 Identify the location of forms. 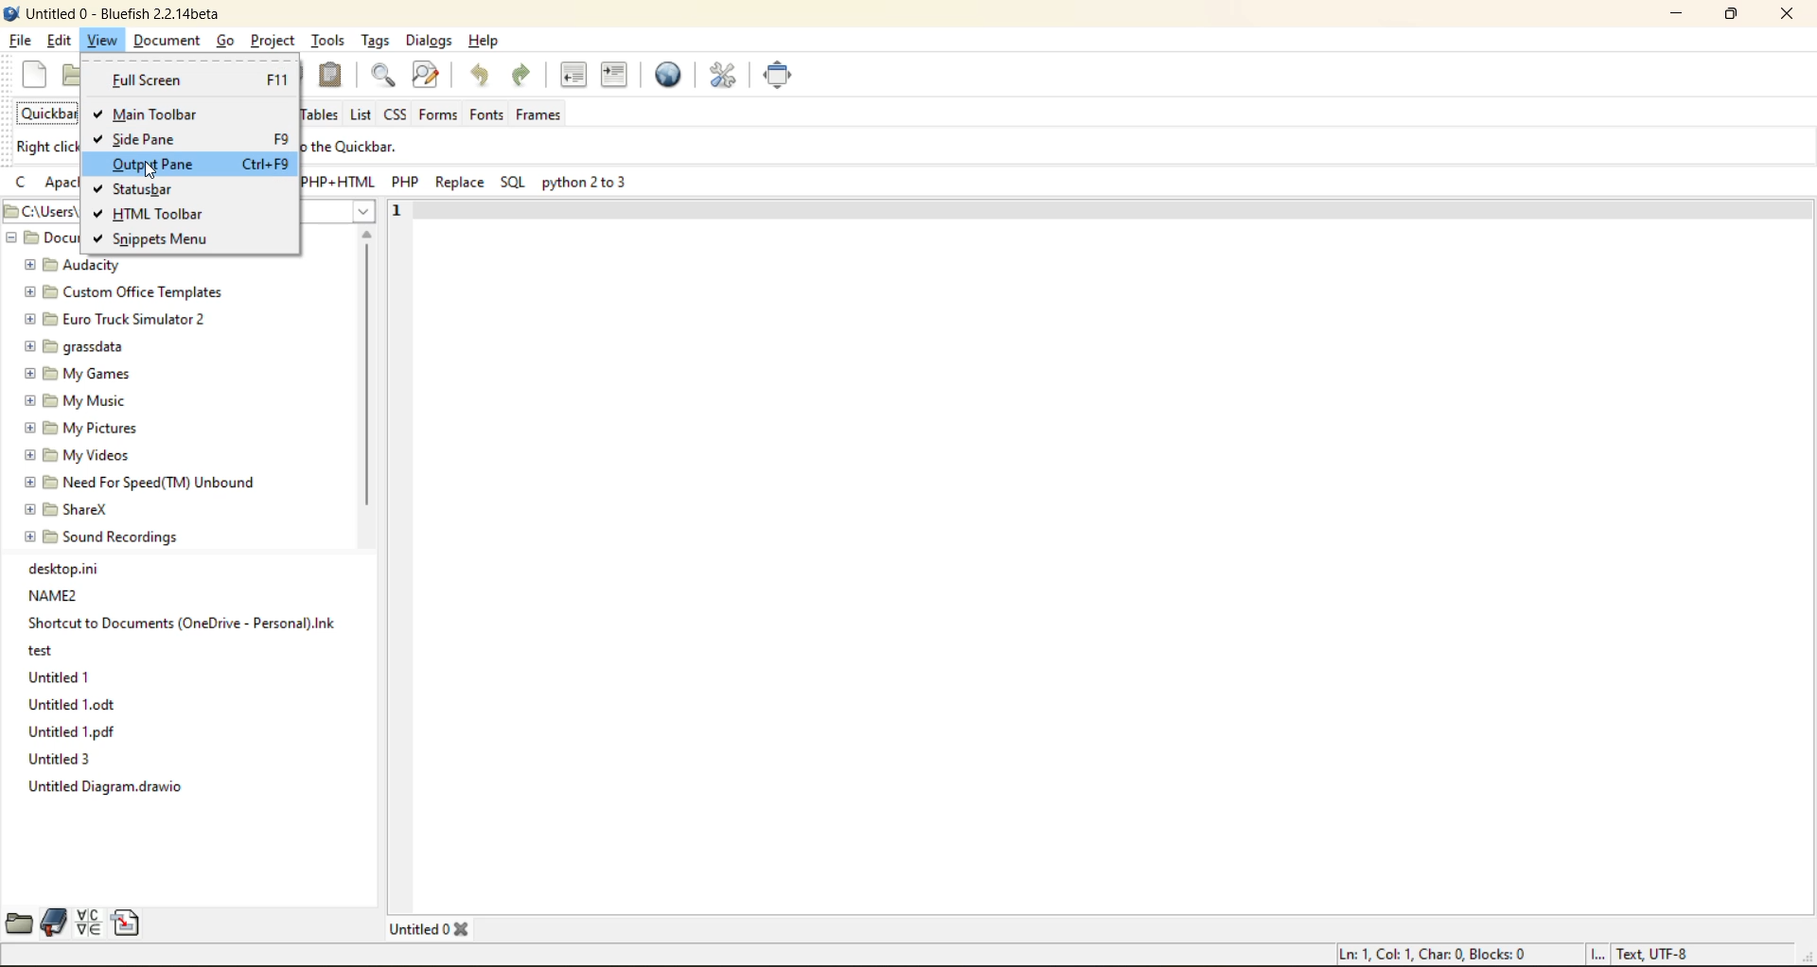
(437, 115).